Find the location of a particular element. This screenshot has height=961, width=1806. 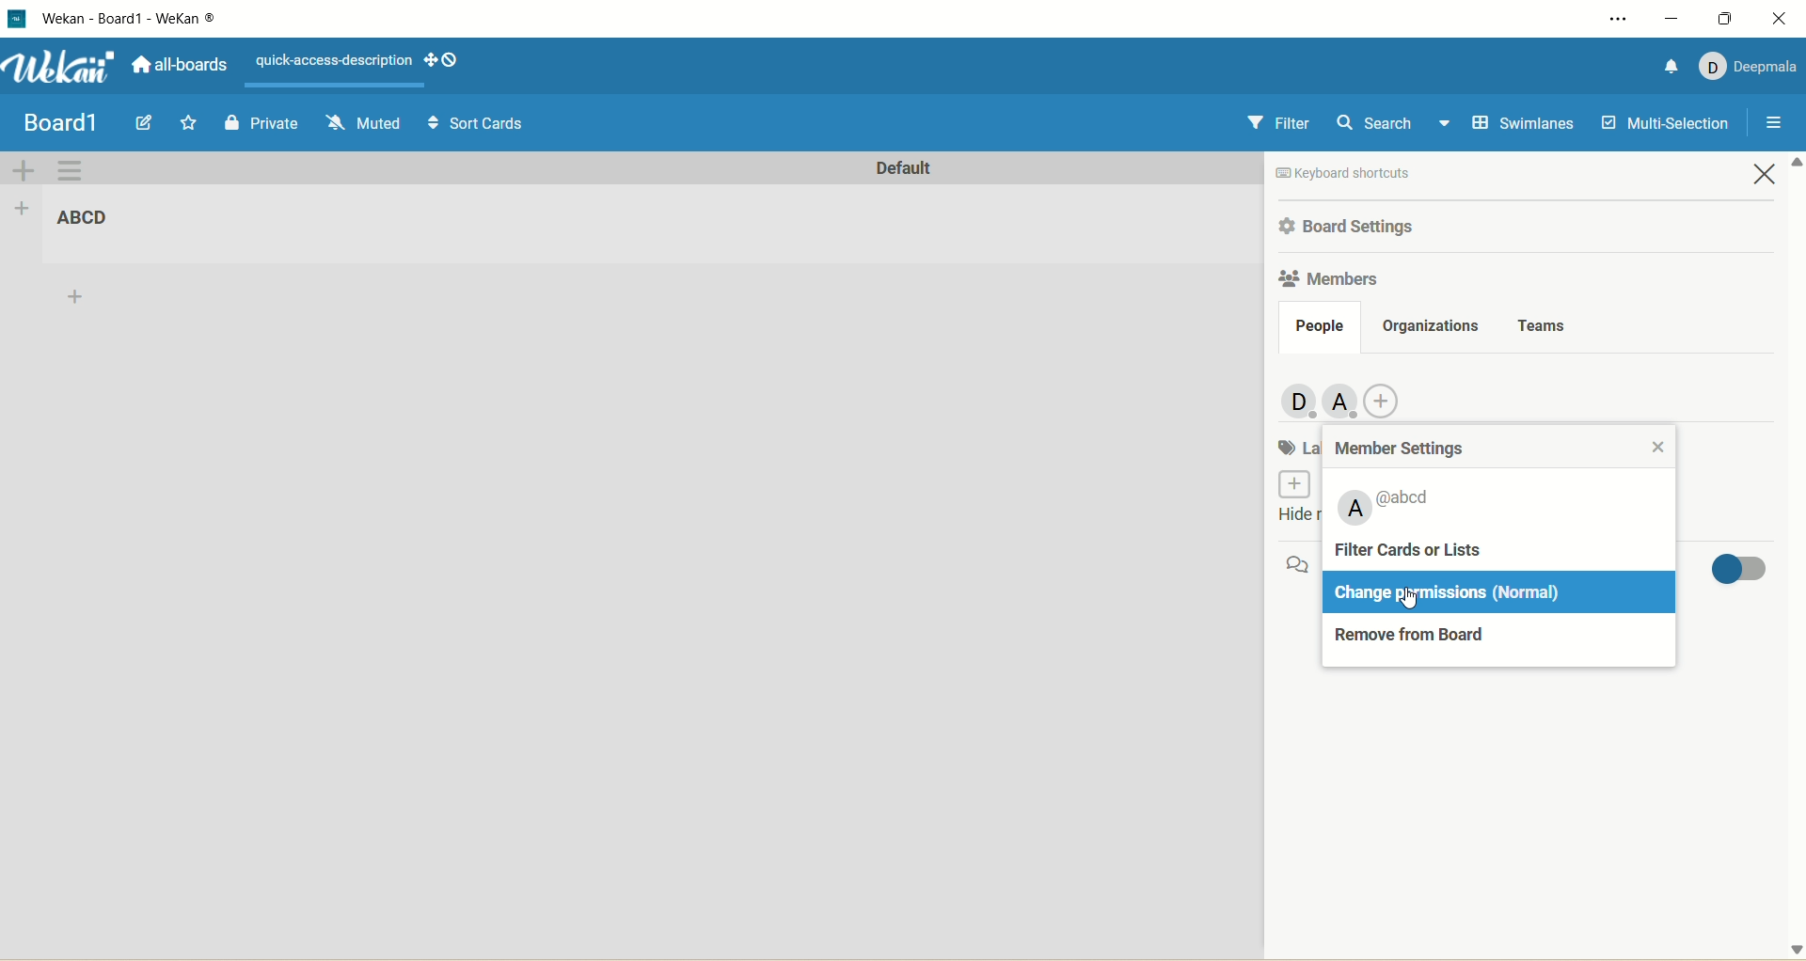

add swimlane is located at coordinates (24, 169).